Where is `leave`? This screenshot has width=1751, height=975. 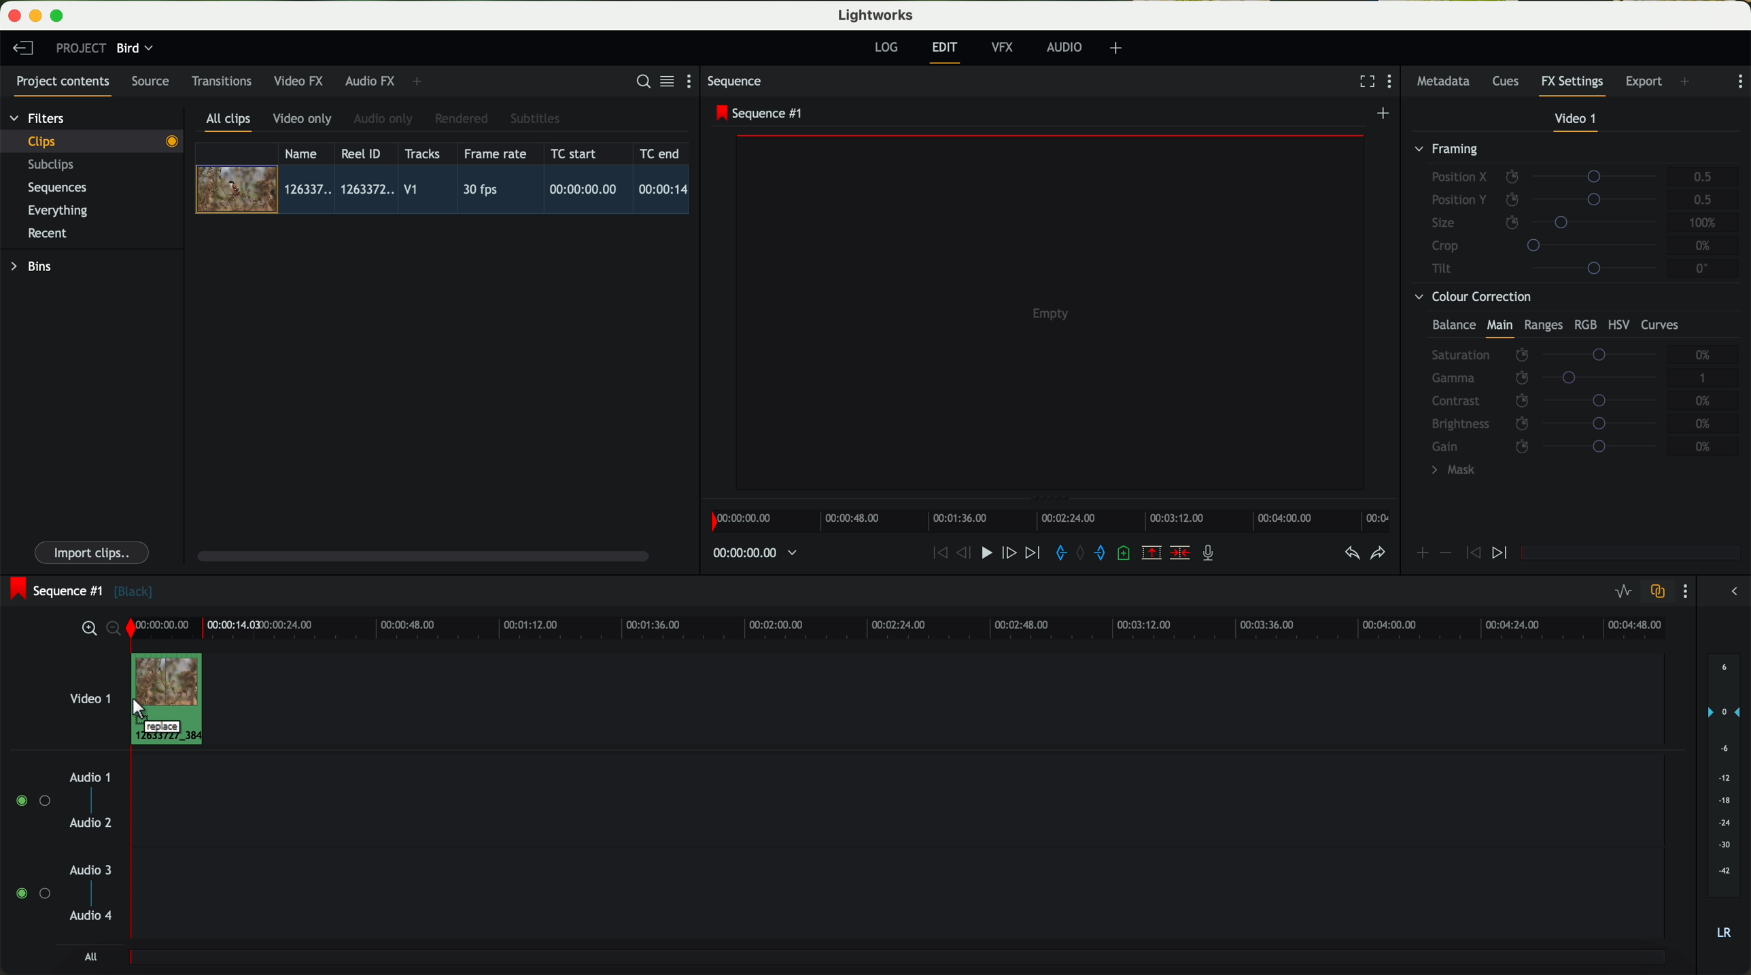
leave is located at coordinates (22, 49).